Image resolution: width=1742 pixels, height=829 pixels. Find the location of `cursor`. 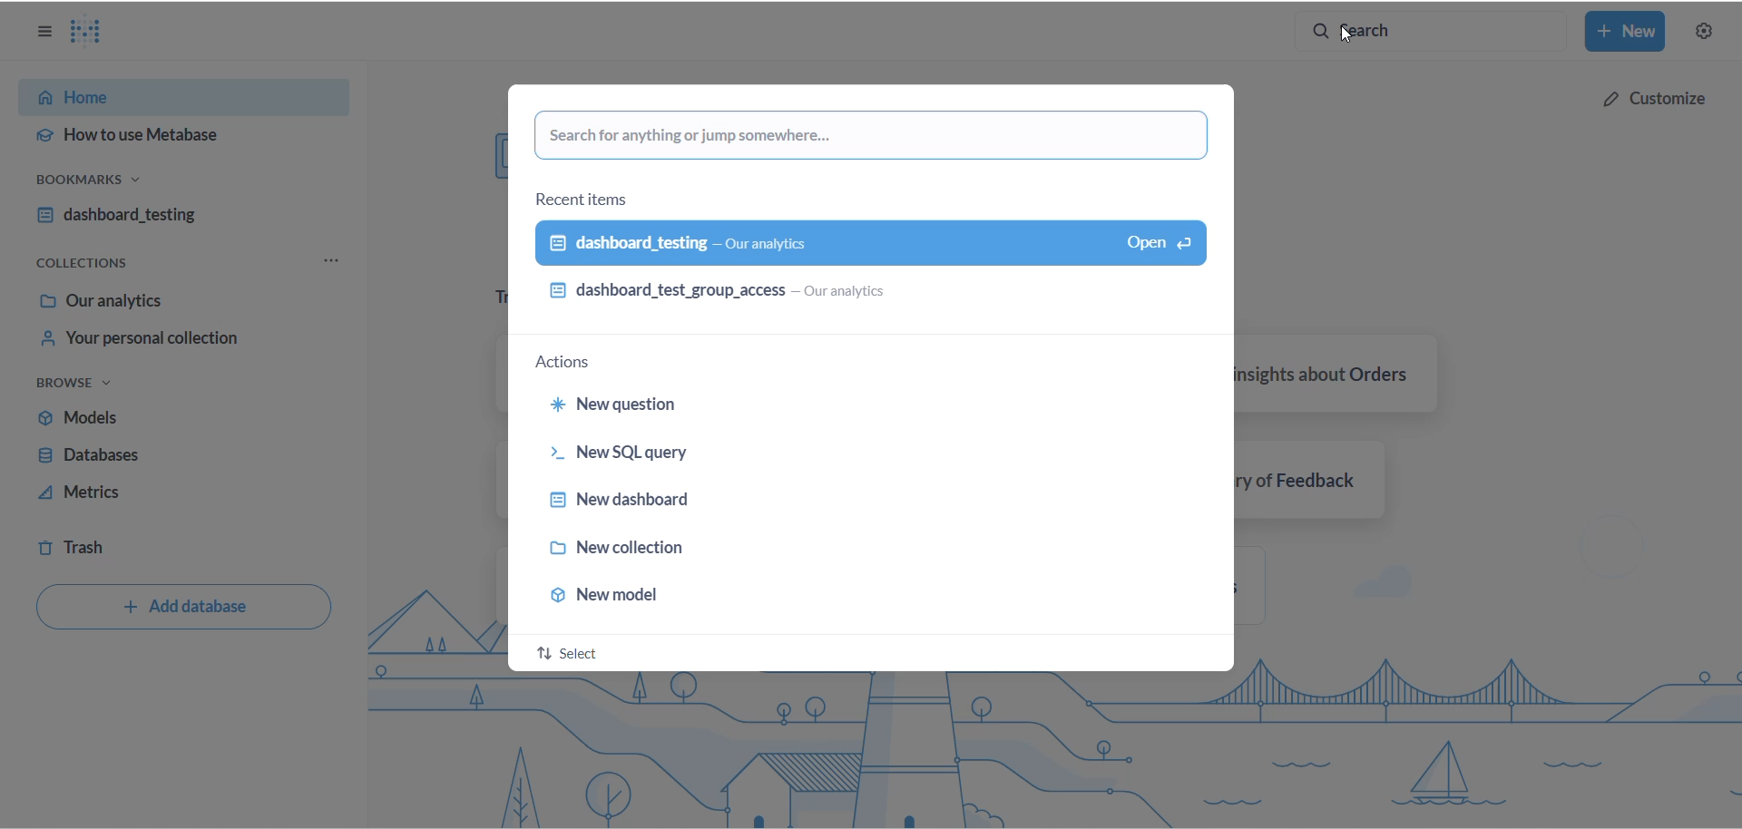

cursor is located at coordinates (1349, 34).